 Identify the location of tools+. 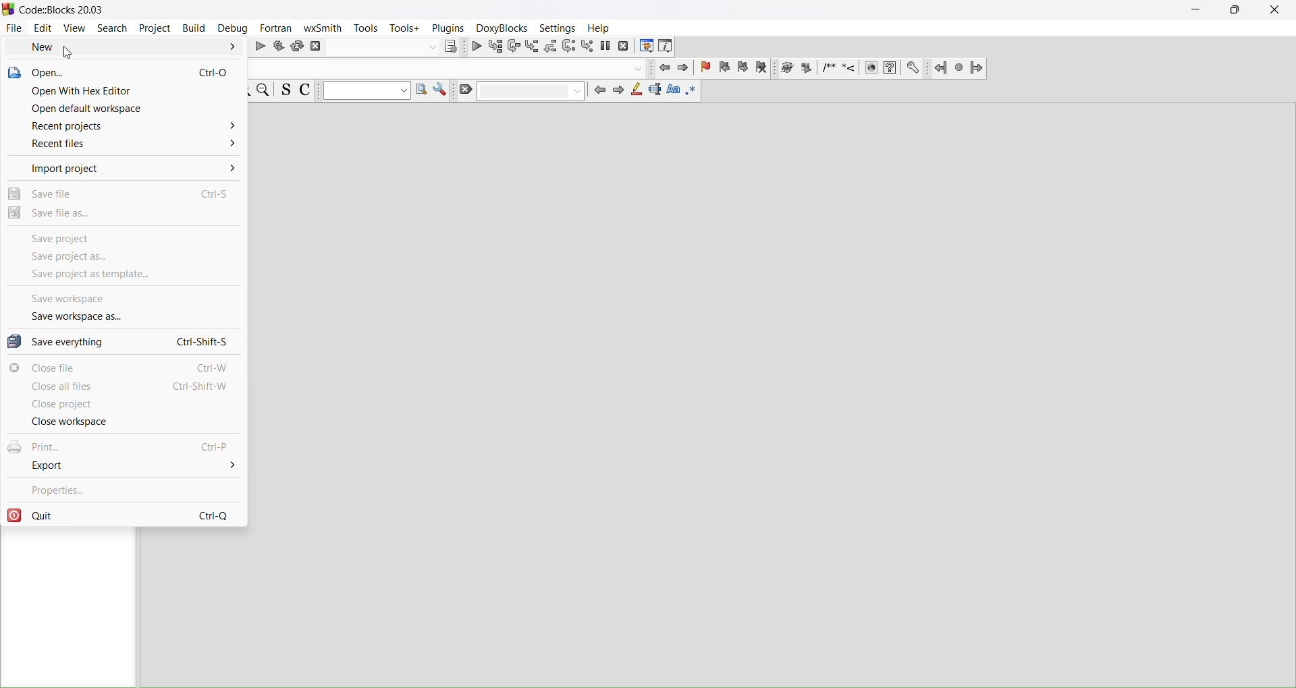
(405, 28).